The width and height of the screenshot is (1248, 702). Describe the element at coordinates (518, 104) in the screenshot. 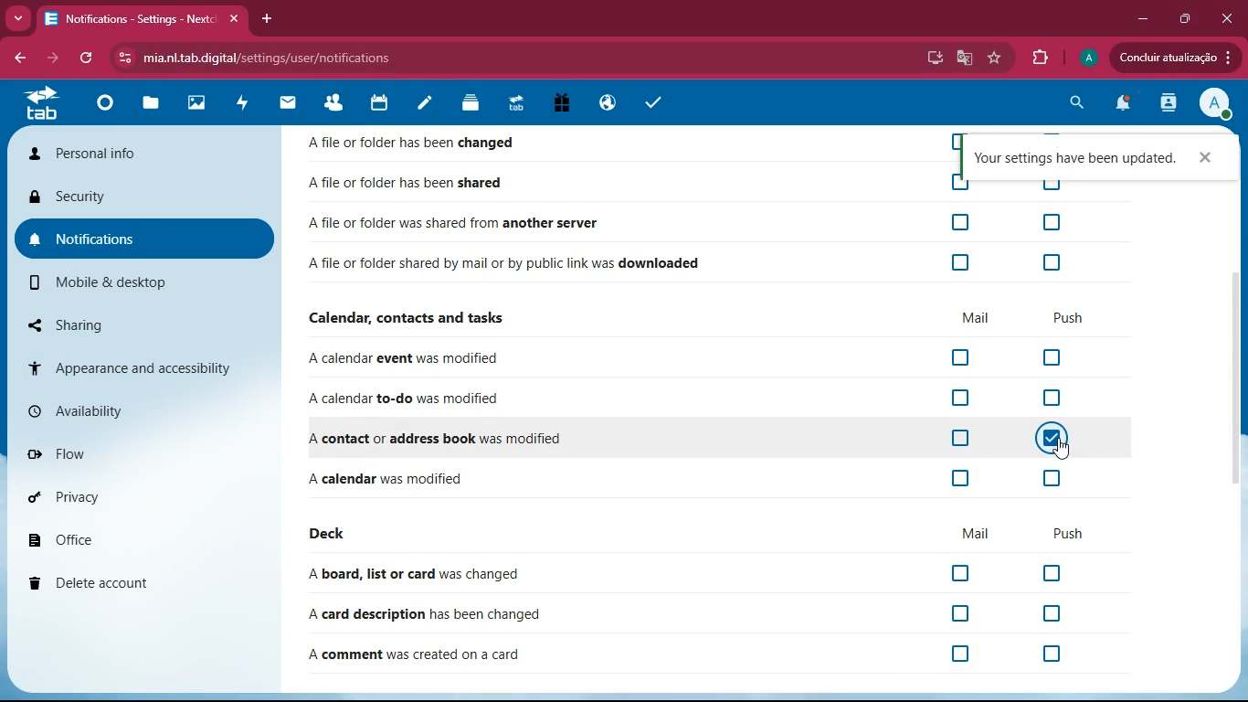

I see `tab` at that location.